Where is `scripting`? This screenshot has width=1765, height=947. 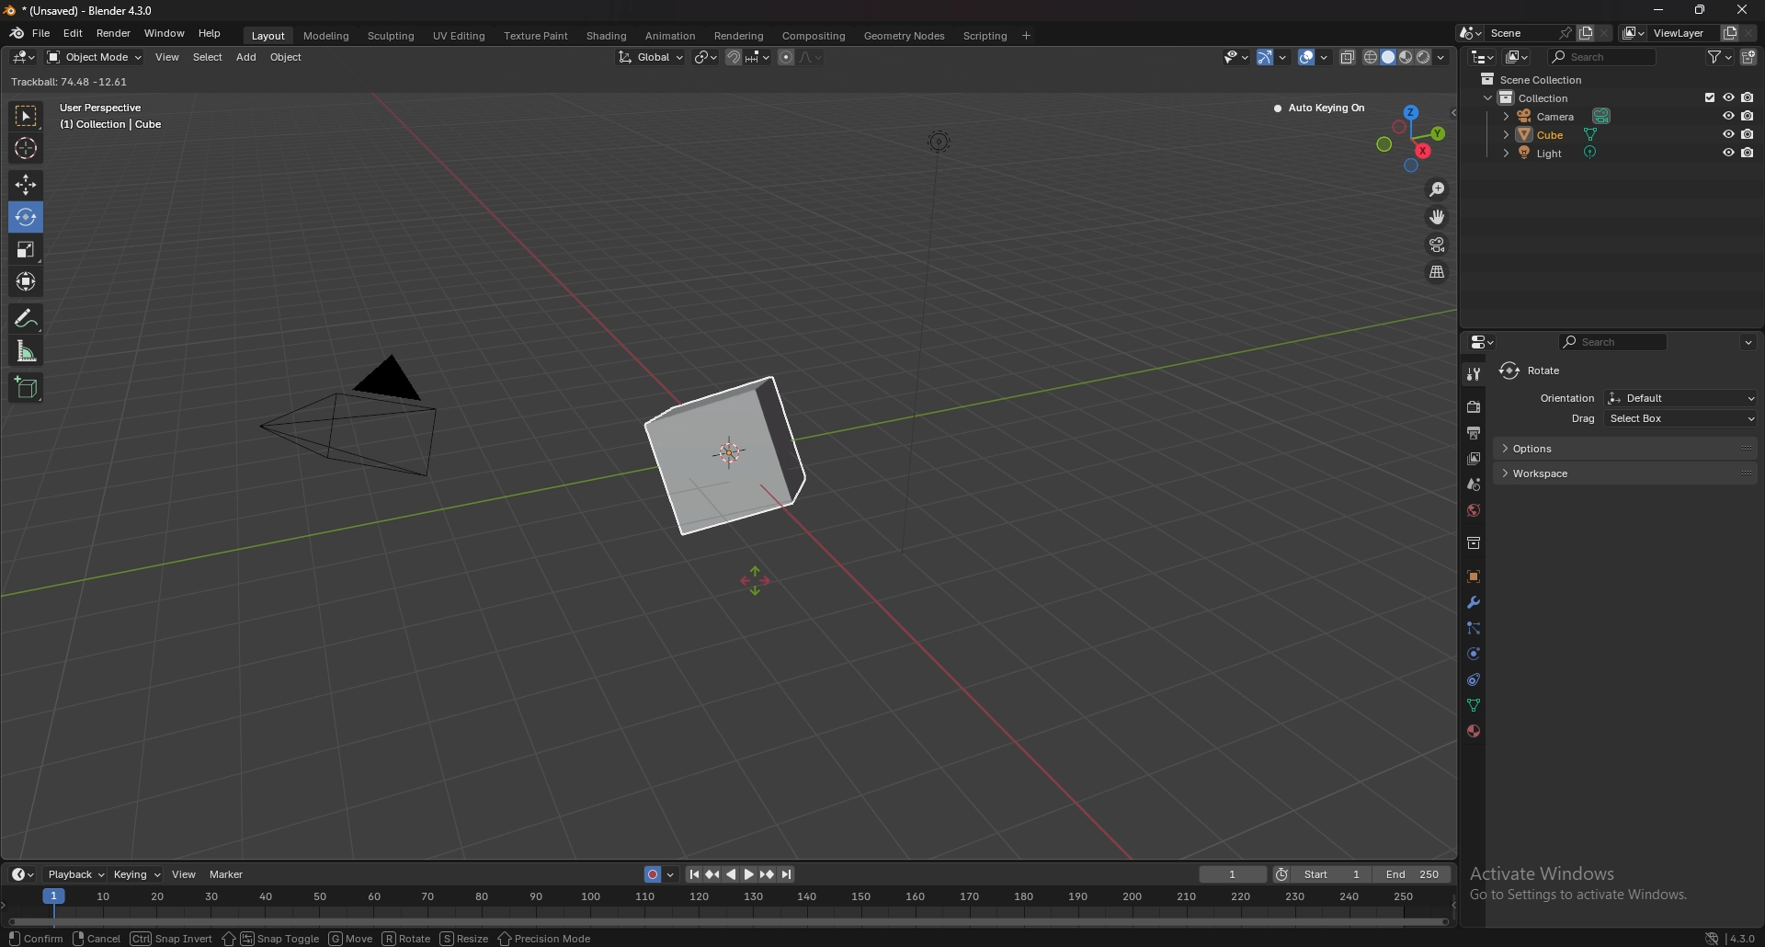 scripting is located at coordinates (985, 35).